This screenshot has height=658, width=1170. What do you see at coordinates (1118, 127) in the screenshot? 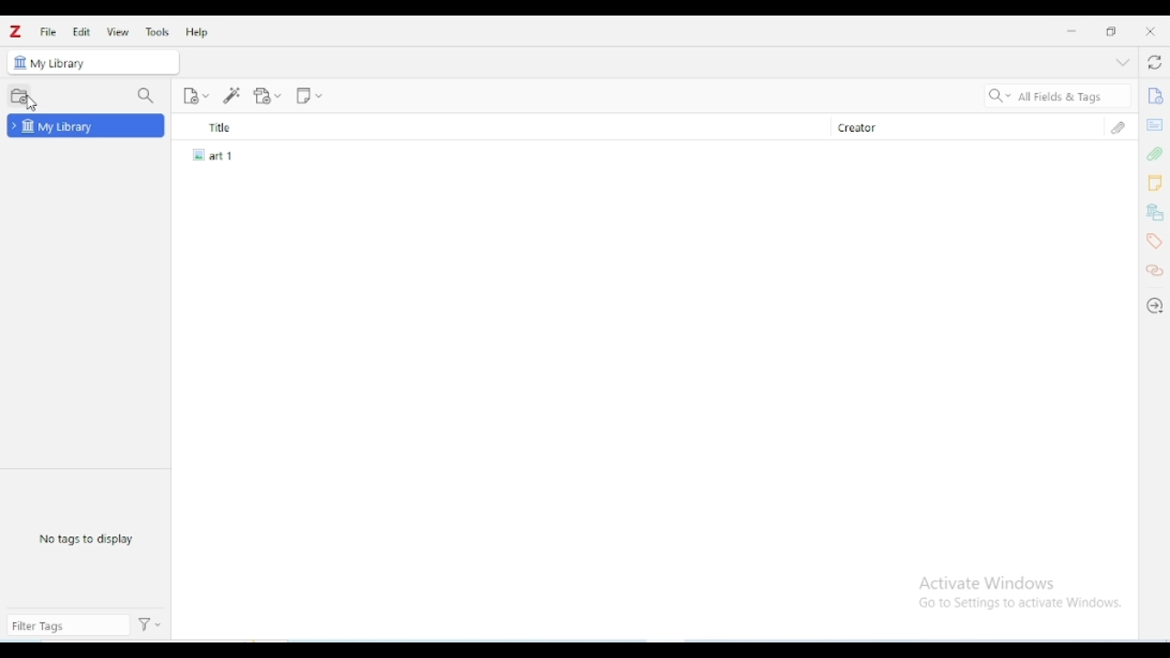
I see `attachments` at bounding box center [1118, 127].